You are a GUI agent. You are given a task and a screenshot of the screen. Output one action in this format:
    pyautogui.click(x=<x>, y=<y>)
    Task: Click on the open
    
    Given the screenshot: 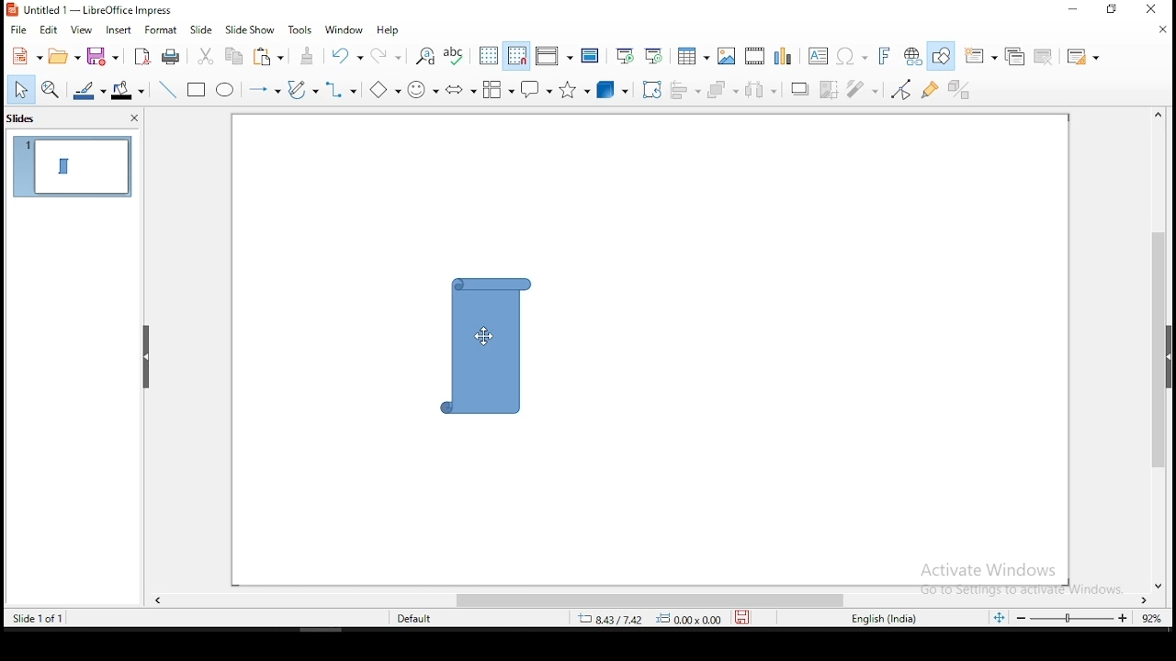 What is the action you would take?
    pyautogui.click(x=62, y=56)
    